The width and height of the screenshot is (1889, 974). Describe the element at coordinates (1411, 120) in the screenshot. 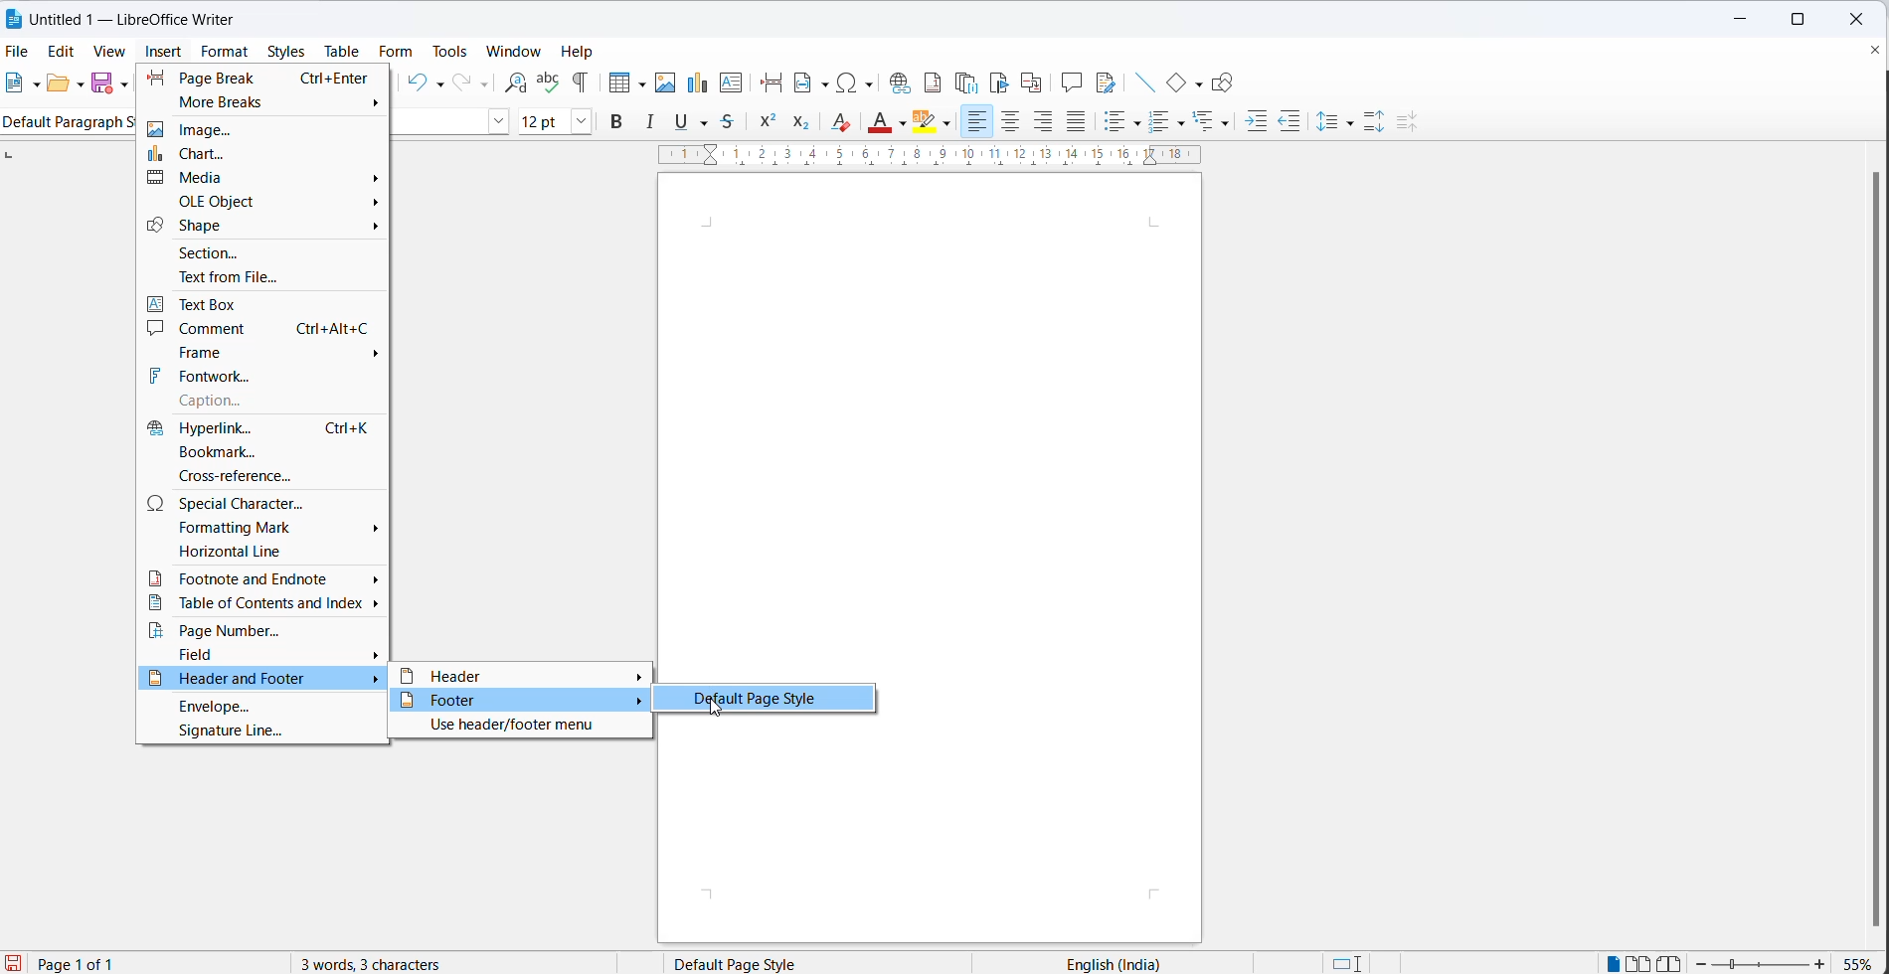

I see `decrease paragraph spacing` at that location.